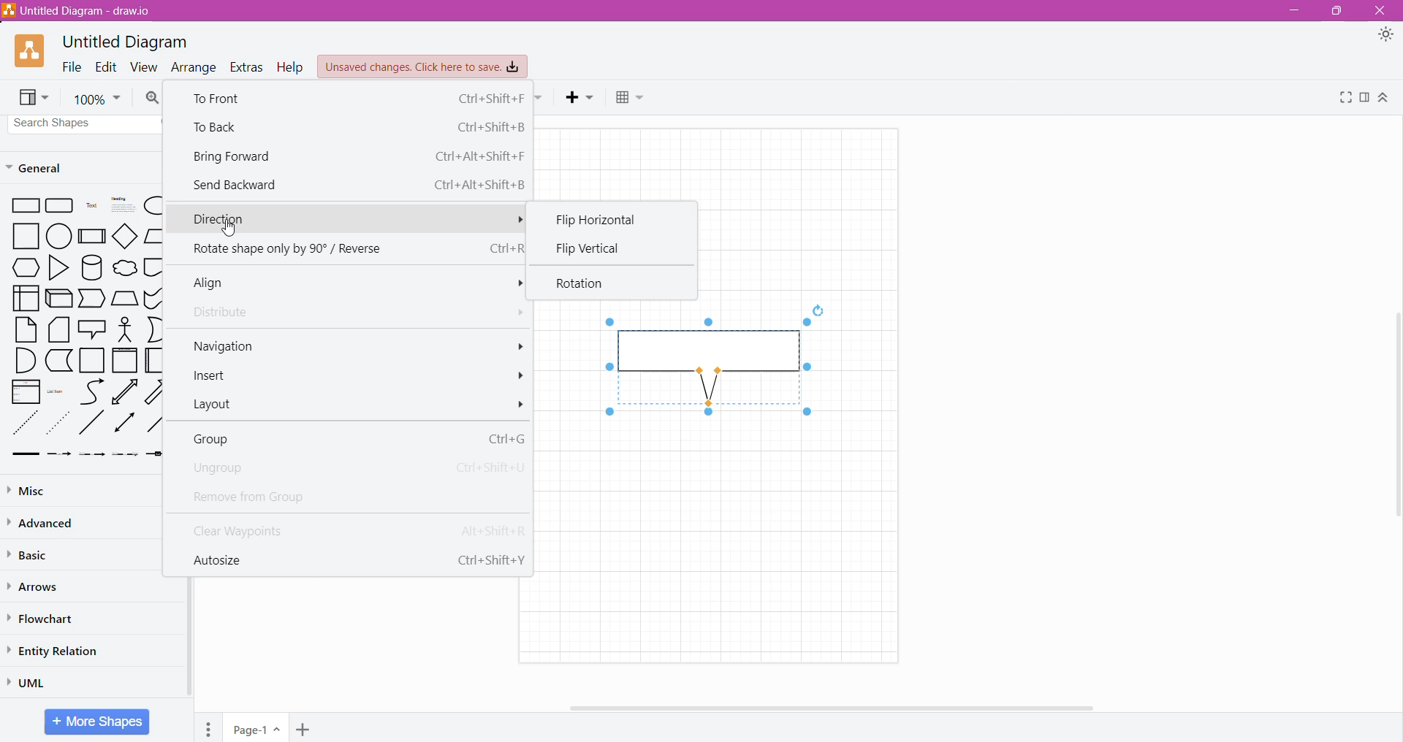 The image size is (1403, 742). Describe the element at coordinates (106, 66) in the screenshot. I see `Edit` at that location.